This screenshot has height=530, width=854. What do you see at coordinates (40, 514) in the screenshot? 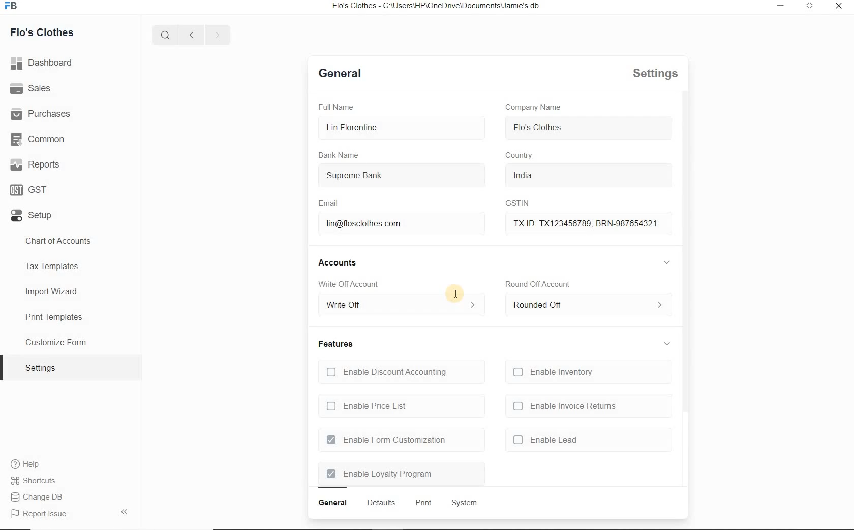
I see `Report issue` at bounding box center [40, 514].